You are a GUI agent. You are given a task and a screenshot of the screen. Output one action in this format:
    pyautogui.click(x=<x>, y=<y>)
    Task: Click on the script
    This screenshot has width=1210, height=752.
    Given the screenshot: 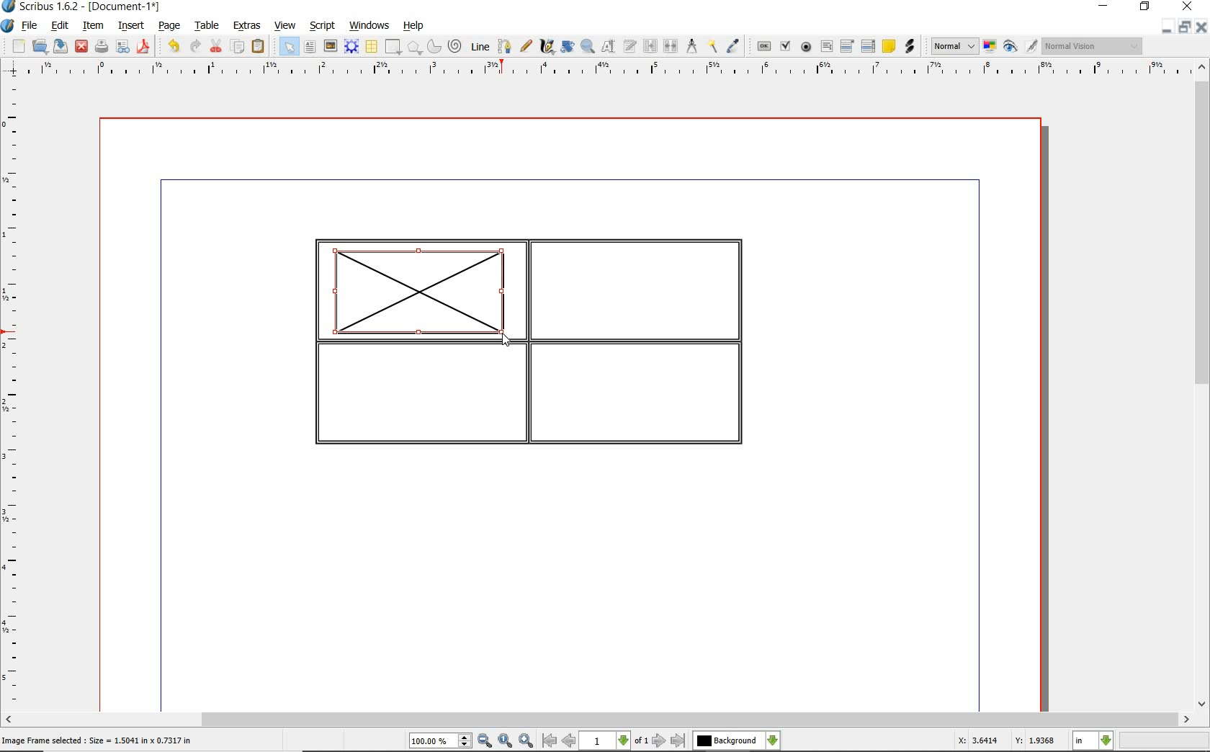 What is the action you would take?
    pyautogui.click(x=323, y=26)
    